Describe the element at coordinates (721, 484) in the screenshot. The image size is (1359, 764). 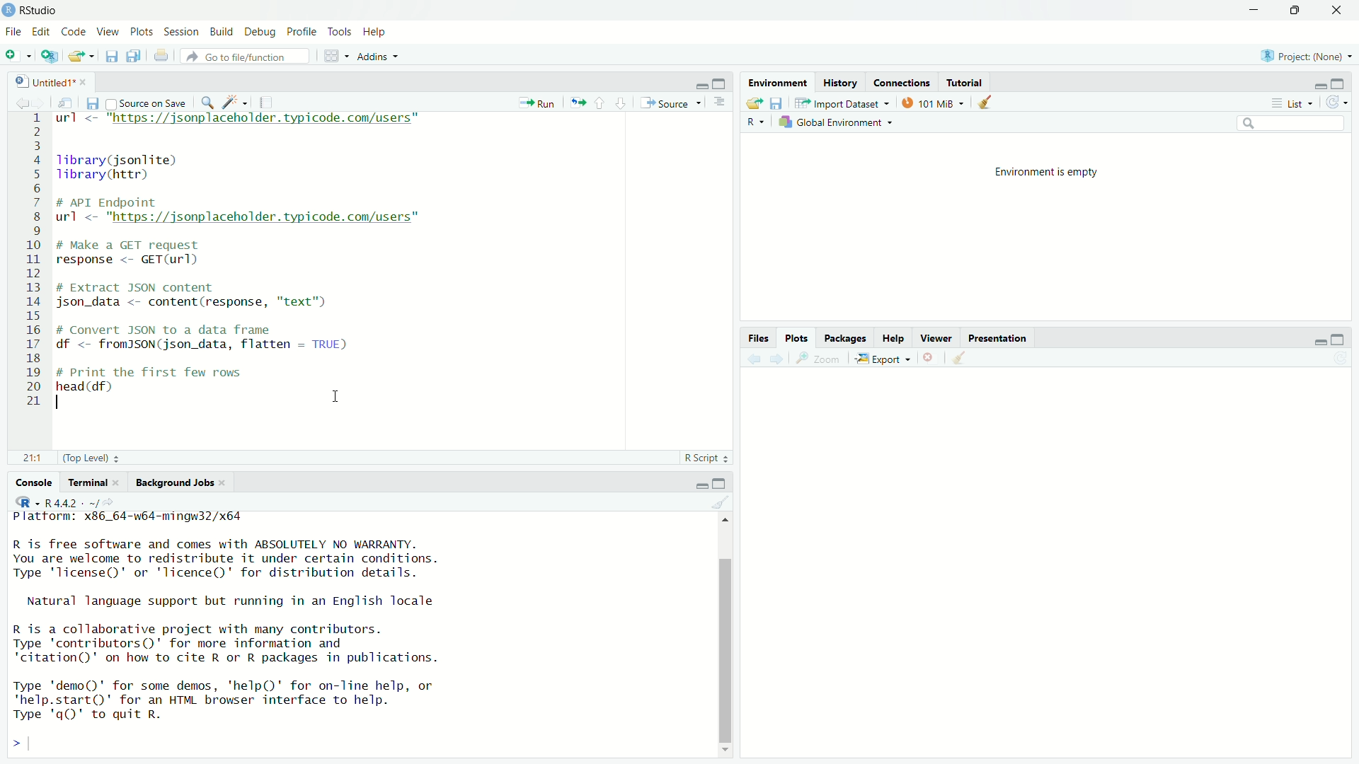
I see `Maximize` at that location.